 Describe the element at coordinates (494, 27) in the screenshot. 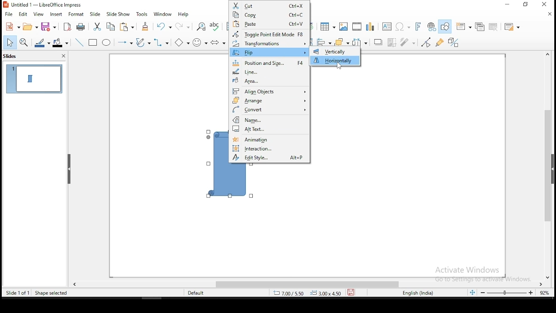

I see `delete slide` at that location.